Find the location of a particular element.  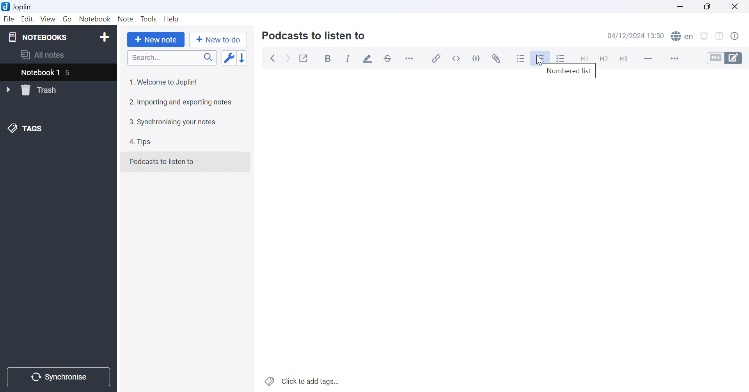

04/12/2024 13:49 is located at coordinates (636, 36).